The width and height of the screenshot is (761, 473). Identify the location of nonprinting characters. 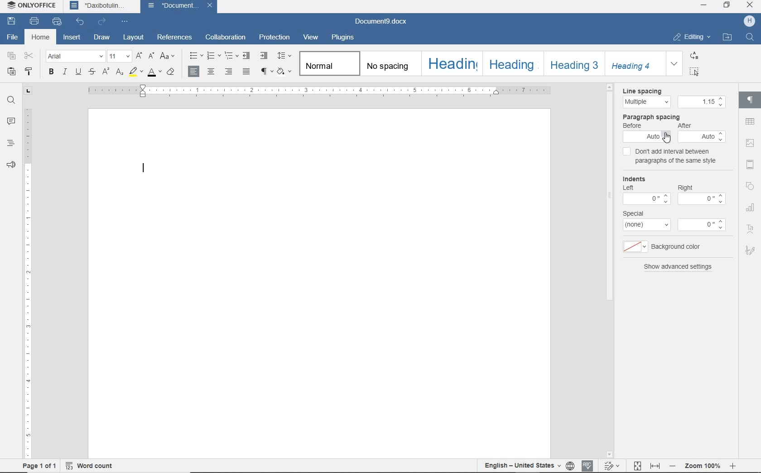
(266, 72).